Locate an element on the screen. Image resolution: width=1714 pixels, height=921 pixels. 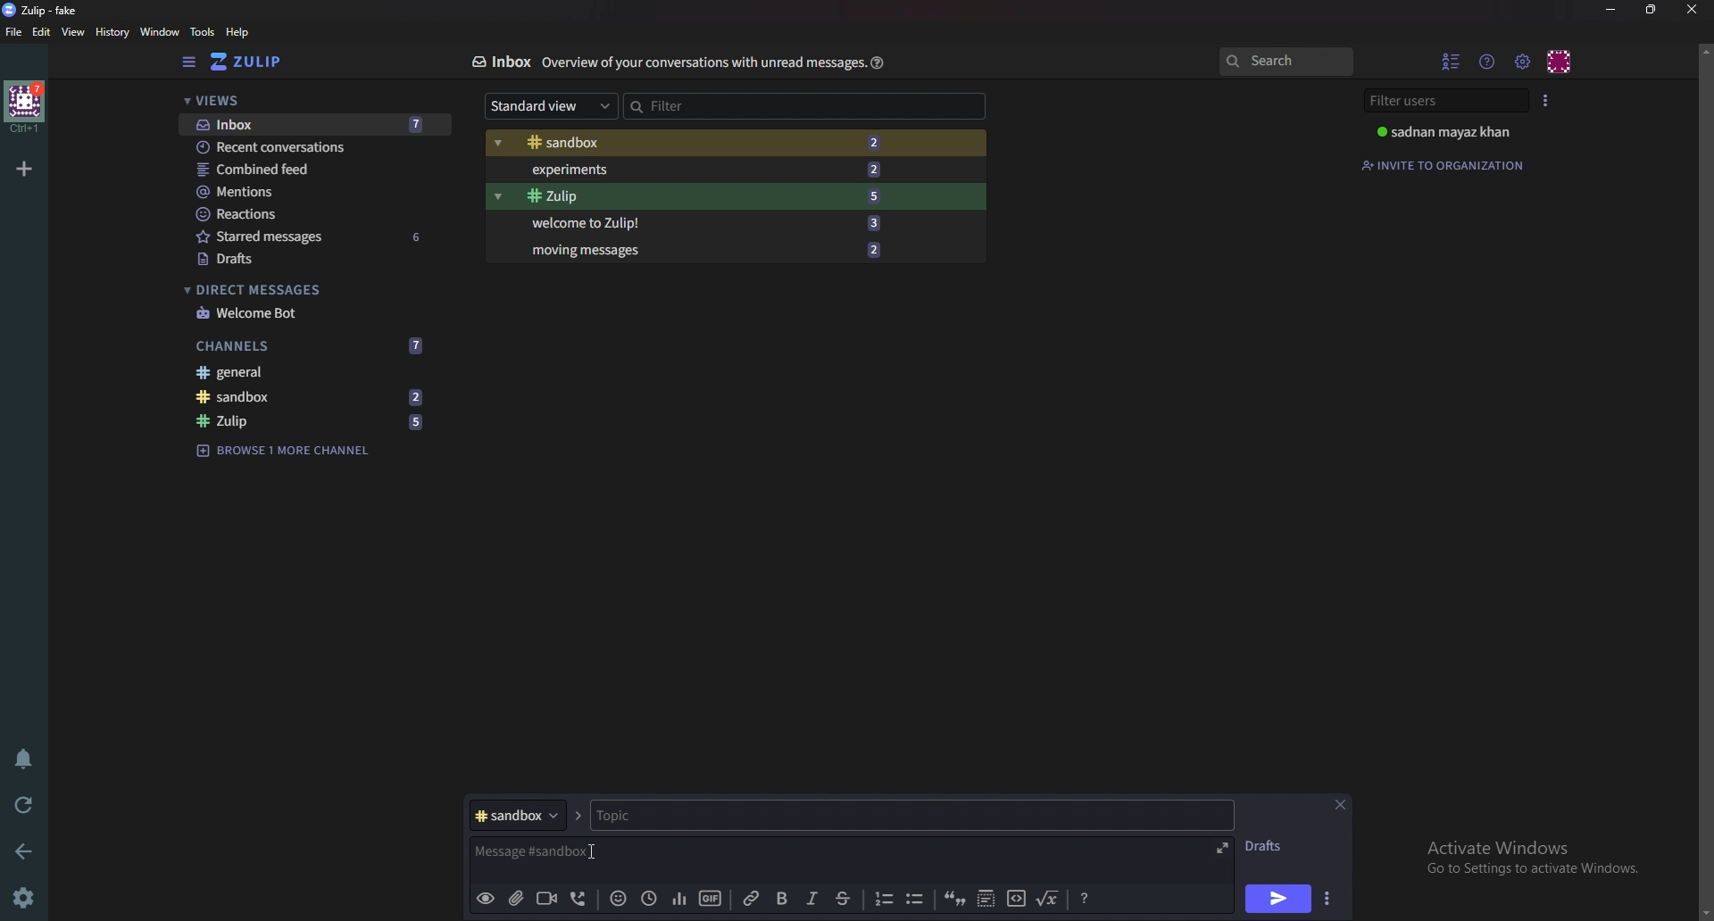
Inbox is located at coordinates (500, 62).